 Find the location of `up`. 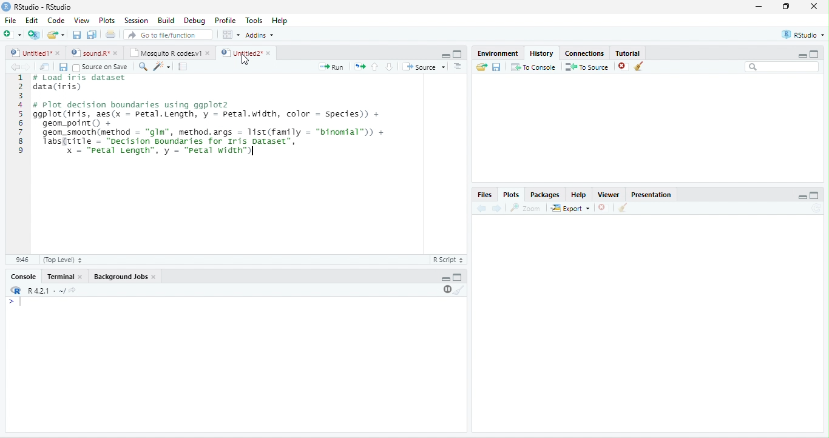

up is located at coordinates (375, 67).